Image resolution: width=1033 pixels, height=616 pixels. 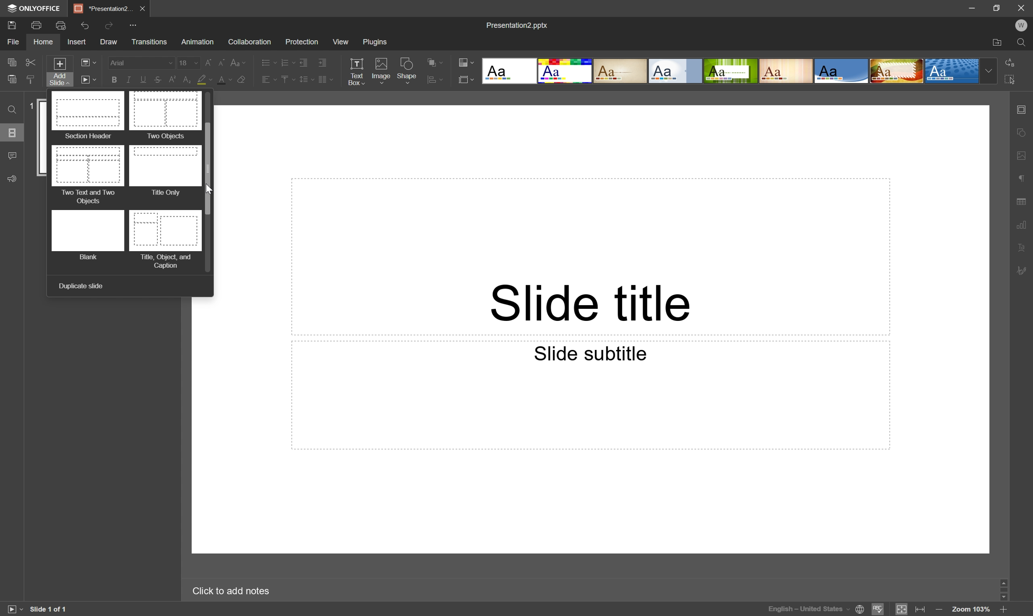 I want to click on slide 1, so click(x=43, y=138).